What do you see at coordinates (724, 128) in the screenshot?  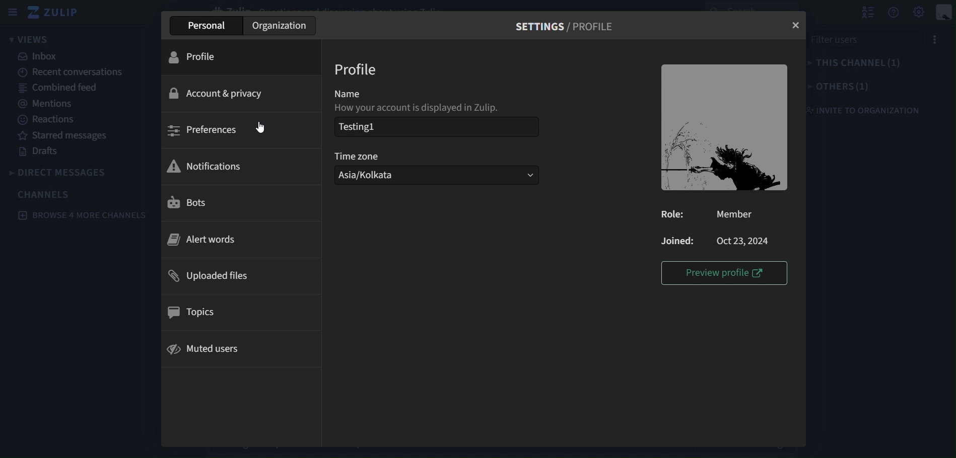 I see `image` at bounding box center [724, 128].